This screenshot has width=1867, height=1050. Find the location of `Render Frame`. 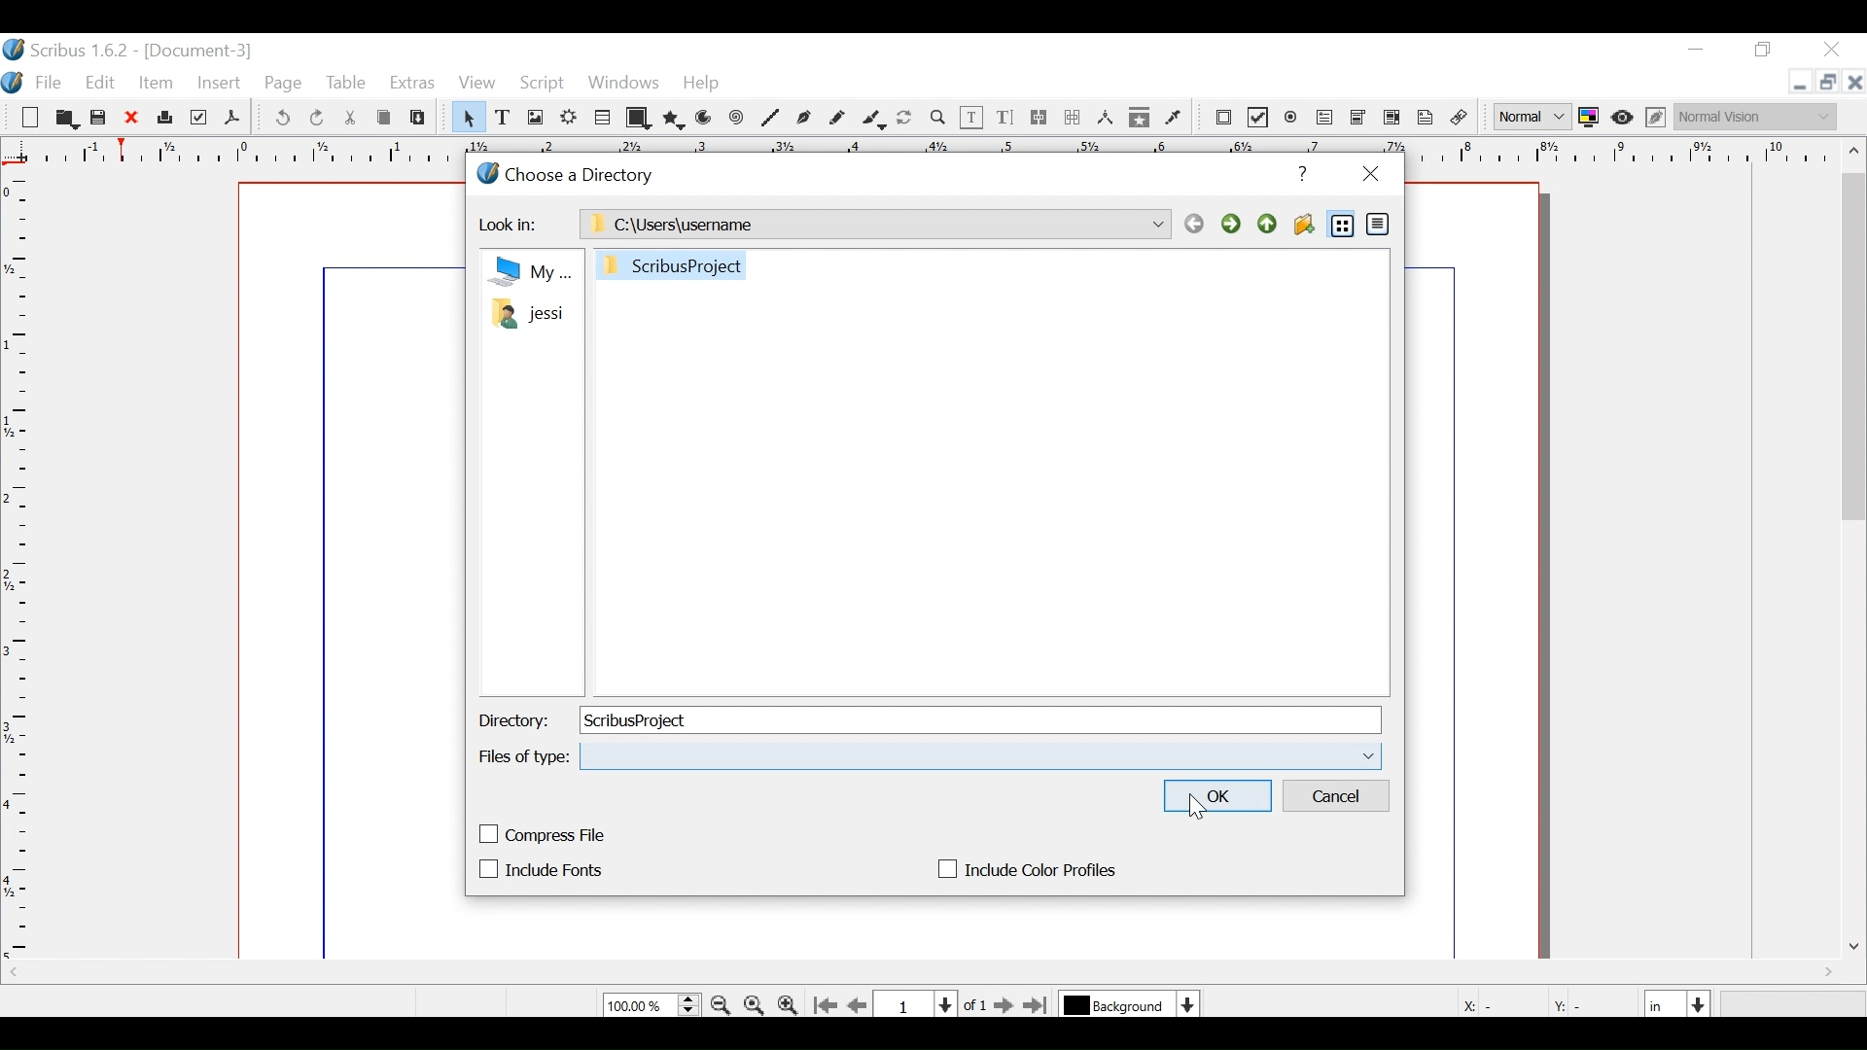

Render Frame is located at coordinates (569, 117).